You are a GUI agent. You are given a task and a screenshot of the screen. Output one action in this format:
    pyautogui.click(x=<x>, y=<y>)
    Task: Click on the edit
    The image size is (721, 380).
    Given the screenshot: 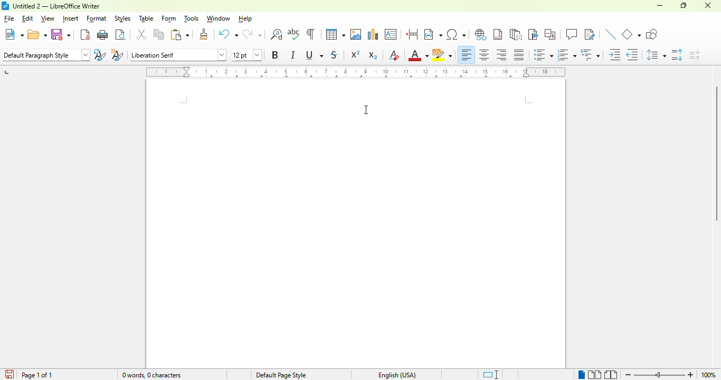 What is the action you would take?
    pyautogui.click(x=27, y=18)
    